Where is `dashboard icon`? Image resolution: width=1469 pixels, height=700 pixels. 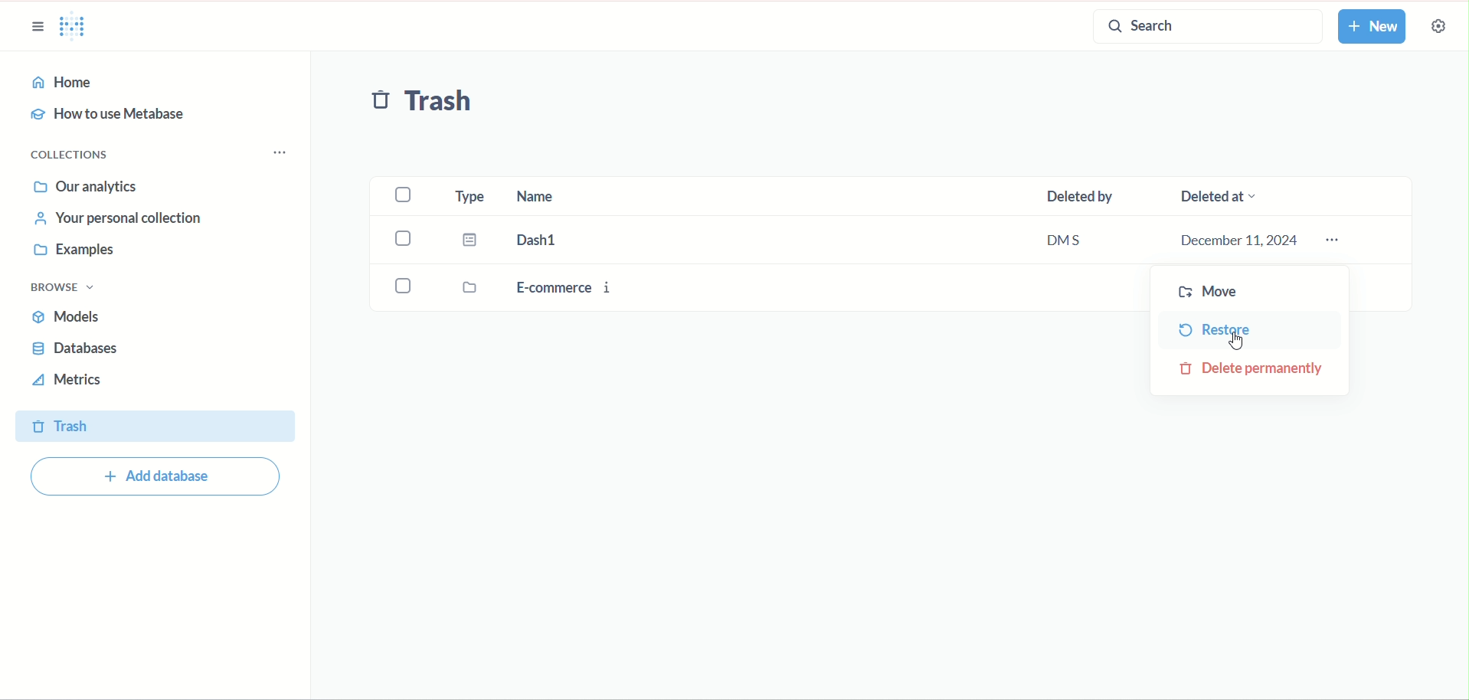 dashboard icon is located at coordinates (473, 242).